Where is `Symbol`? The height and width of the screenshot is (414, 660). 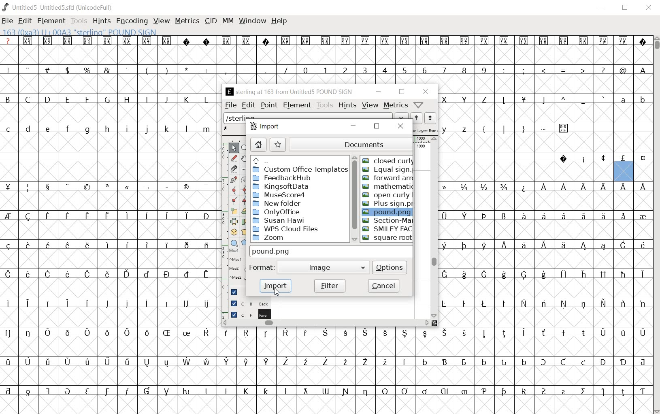
Symbol is located at coordinates (602, 333).